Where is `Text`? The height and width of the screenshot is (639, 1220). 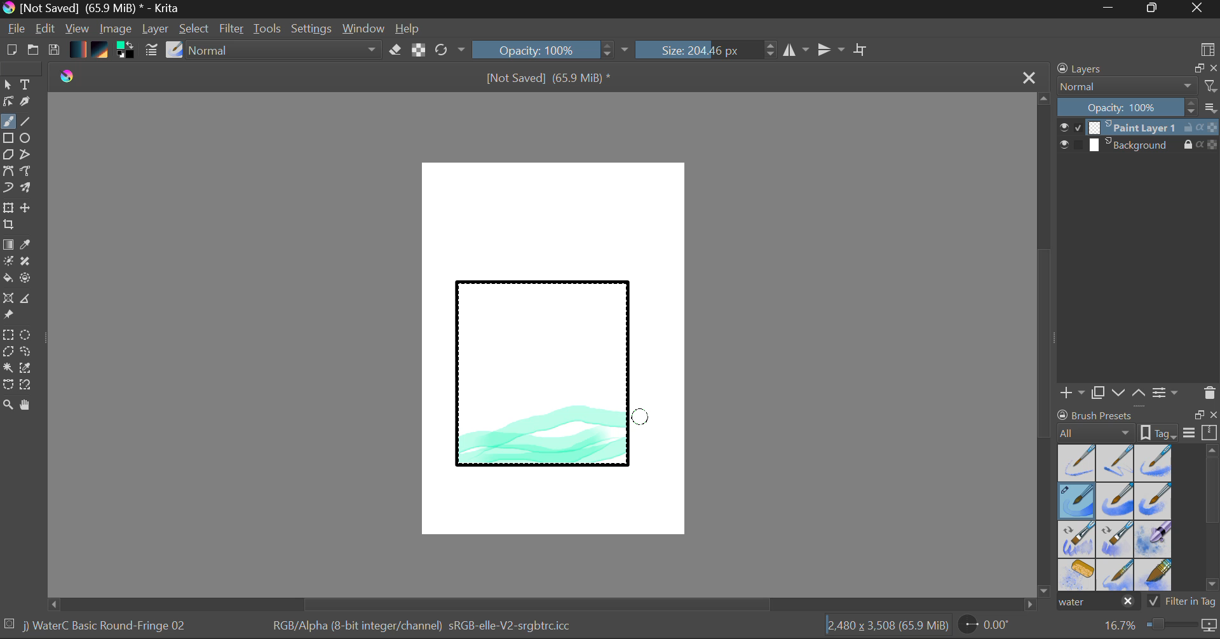 Text is located at coordinates (26, 83).